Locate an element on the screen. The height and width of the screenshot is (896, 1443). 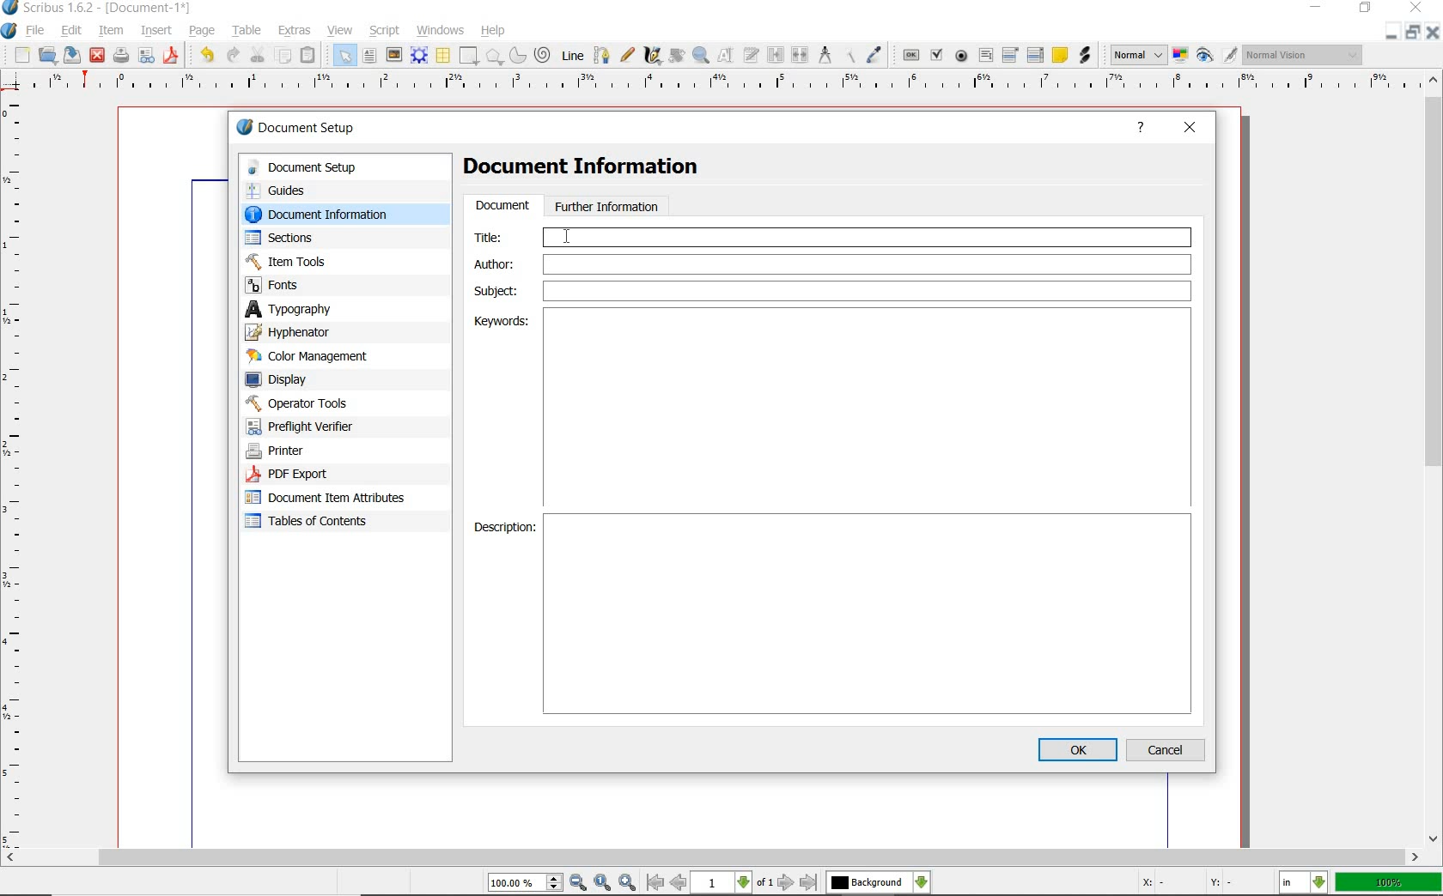
rotate item is located at coordinates (677, 57).